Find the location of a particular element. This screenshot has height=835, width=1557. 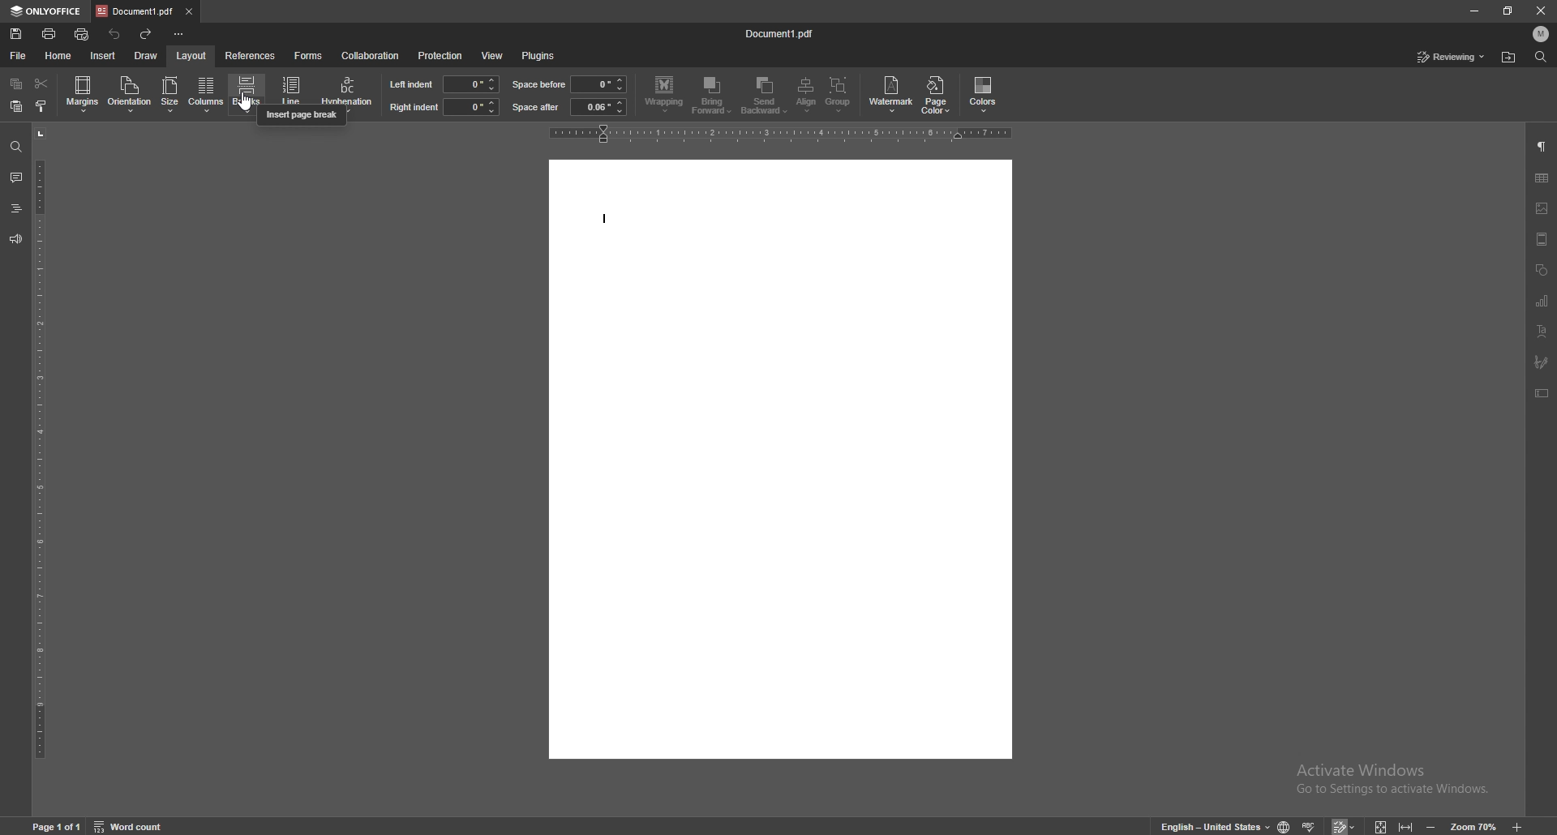

status is located at coordinates (1451, 57).